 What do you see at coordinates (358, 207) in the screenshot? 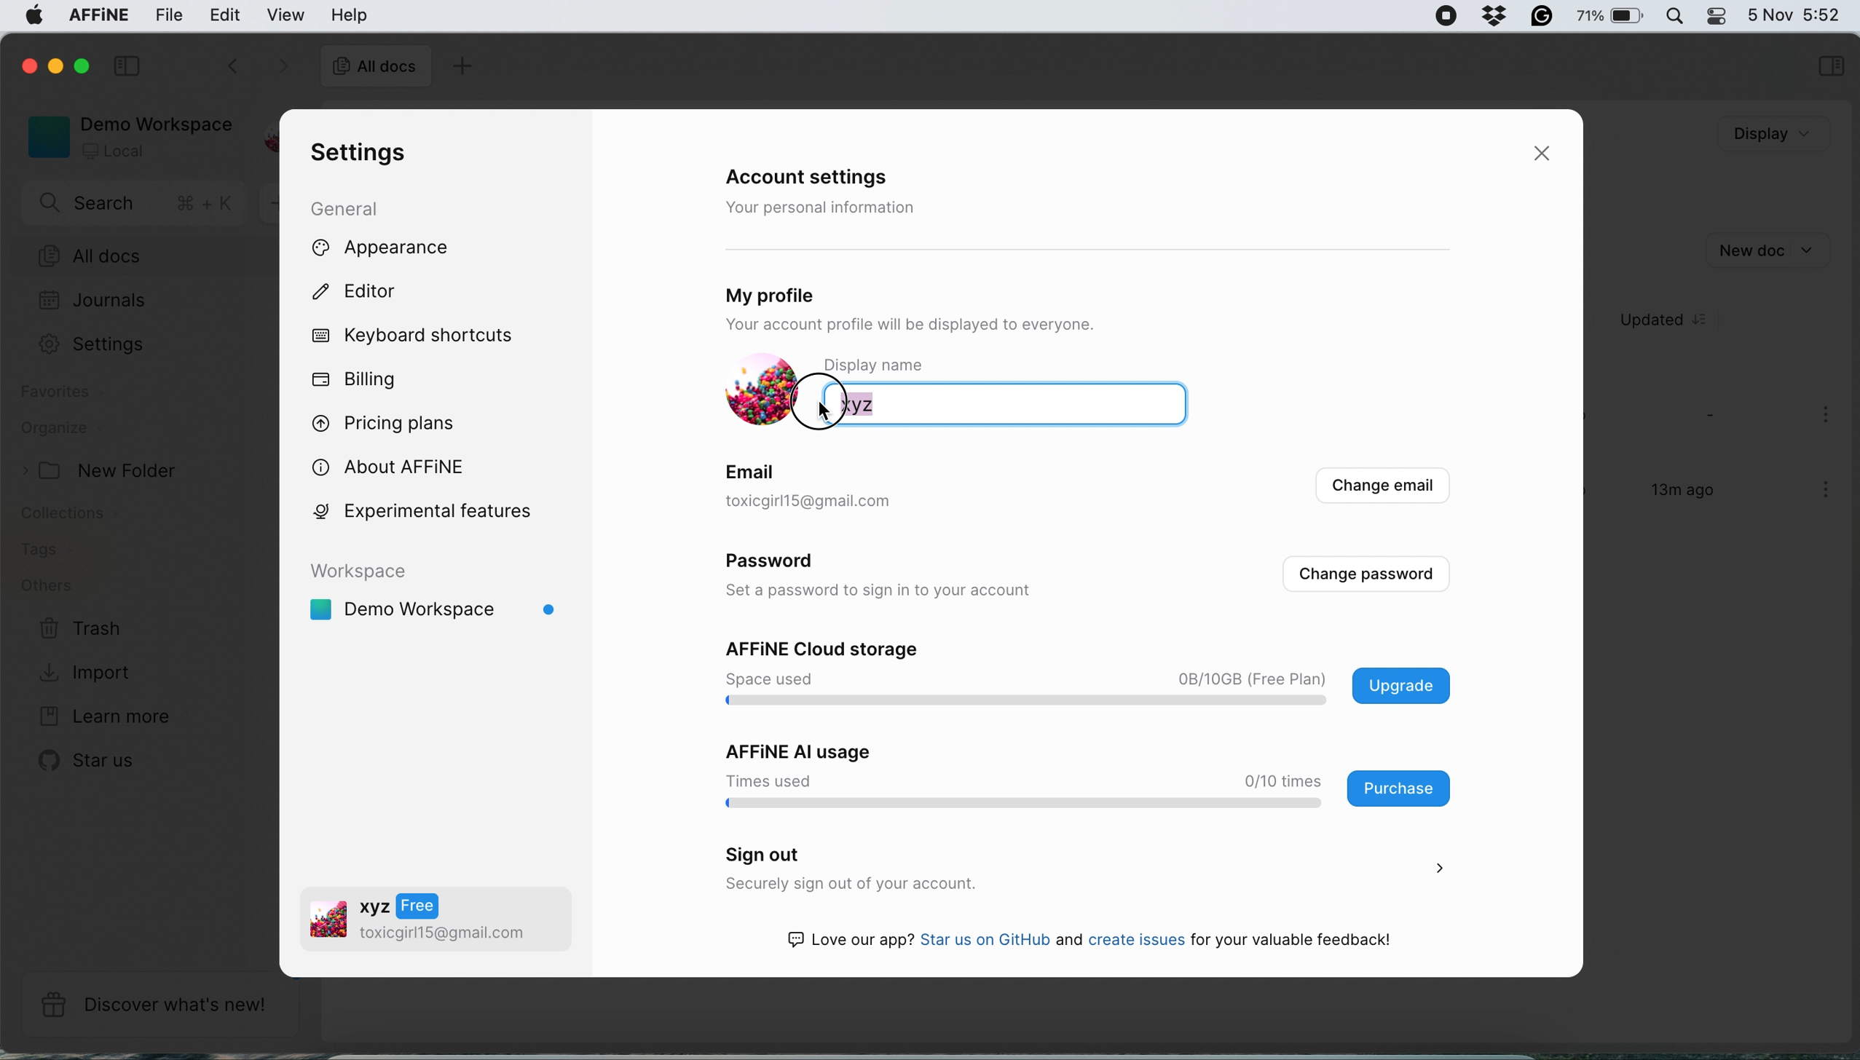
I see `general` at bounding box center [358, 207].